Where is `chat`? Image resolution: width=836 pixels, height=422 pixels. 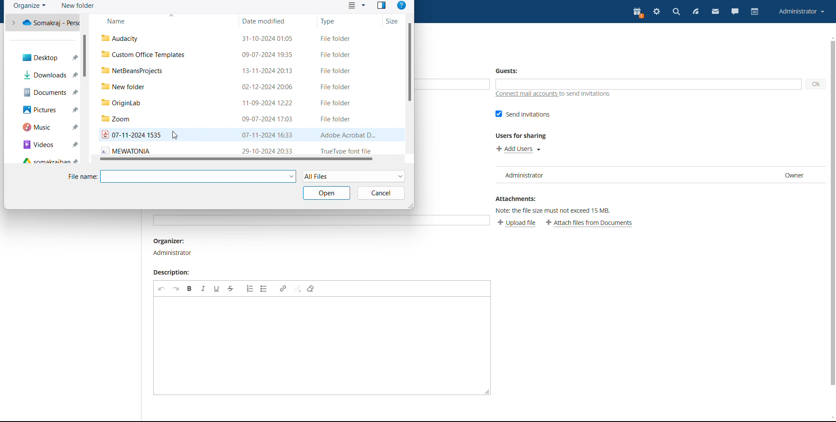 chat is located at coordinates (735, 12).